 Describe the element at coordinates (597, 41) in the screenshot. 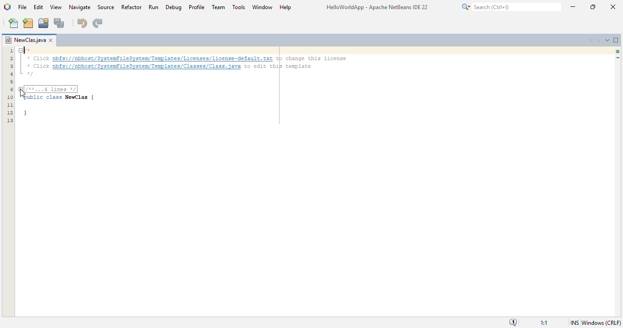

I see `scroll documents right` at that location.